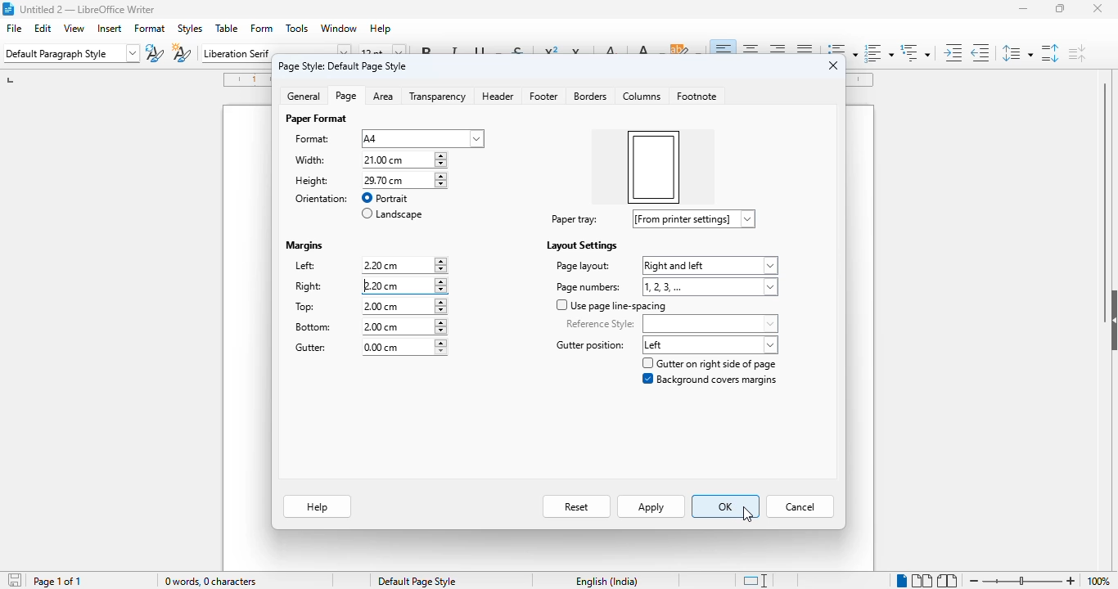  What do you see at coordinates (748, 515) in the screenshot?
I see `cursor` at bounding box center [748, 515].